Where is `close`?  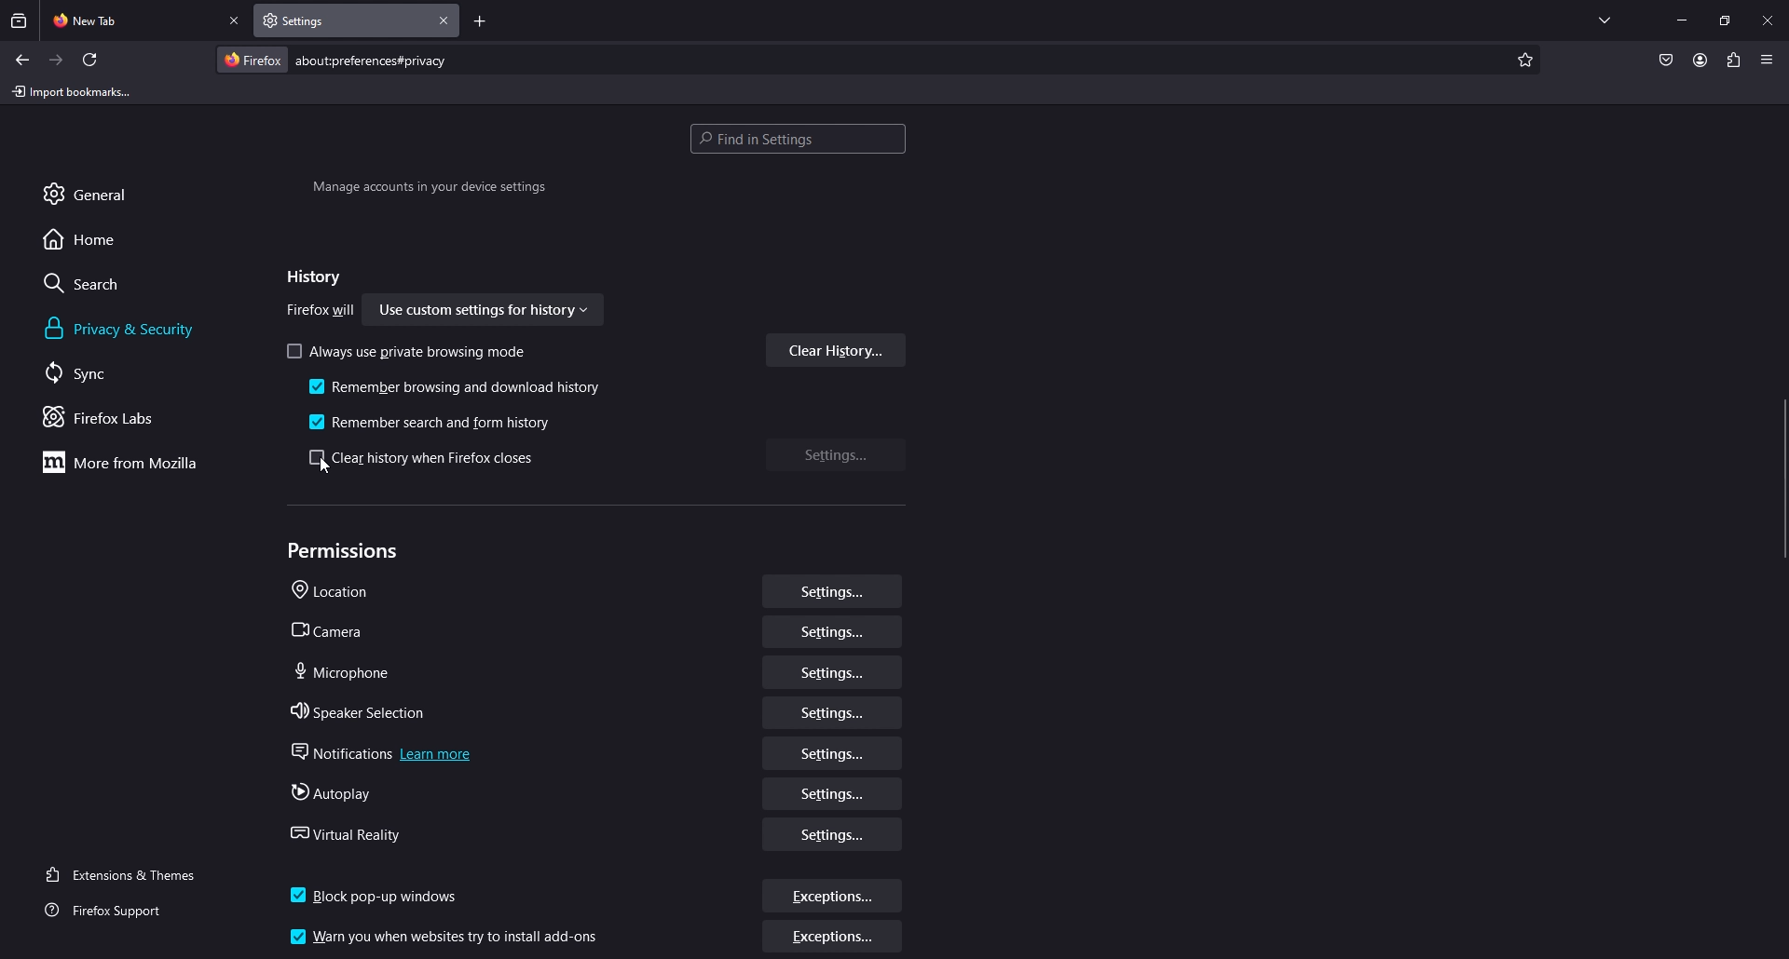
close is located at coordinates (1769, 19).